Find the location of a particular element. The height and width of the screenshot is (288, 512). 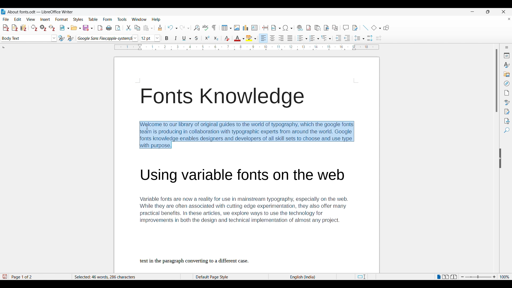

Insert table is located at coordinates (227, 28).